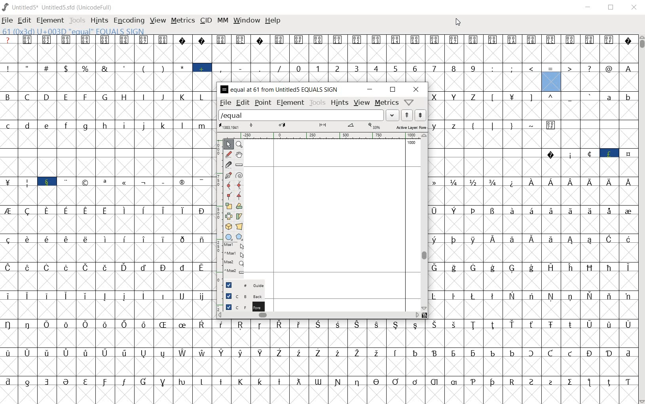 Image resolution: width=645 pixels, height=404 pixels. What do you see at coordinates (242, 103) in the screenshot?
I see `edit` at bounding box center [242, 103].